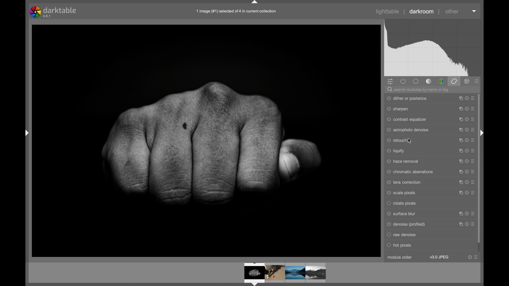 This screenshot has width=509, height=286. Describe the element at coordinates (399, 245) in the screenshot. I see `hot pixels` at that location.